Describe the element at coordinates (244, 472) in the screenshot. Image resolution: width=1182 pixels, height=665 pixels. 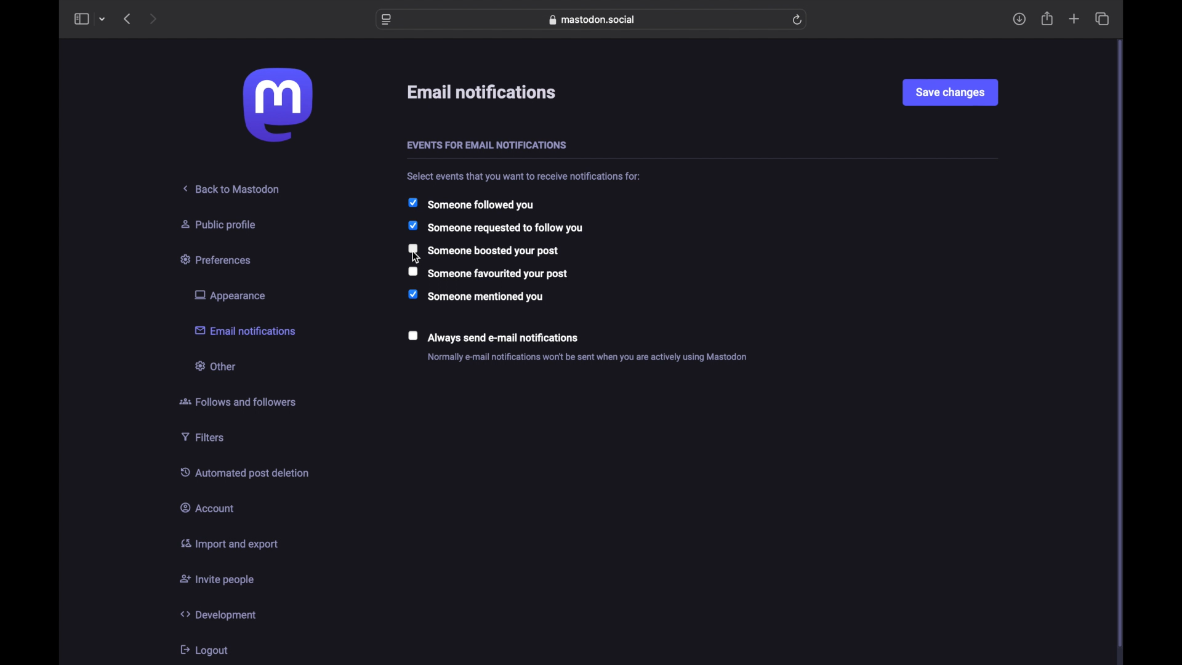
I see `automated post deletion` at that location.